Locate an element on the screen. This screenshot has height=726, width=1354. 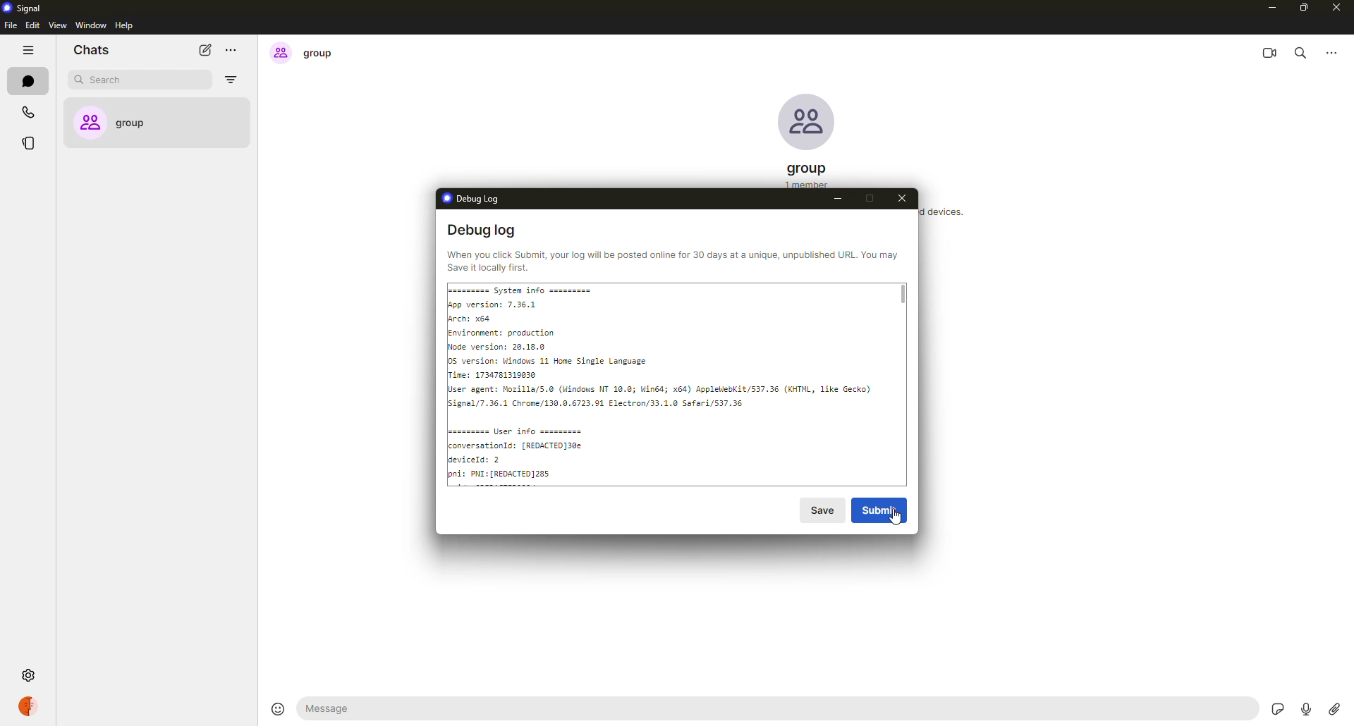
scroll bar is located at coordinates (904, 294).